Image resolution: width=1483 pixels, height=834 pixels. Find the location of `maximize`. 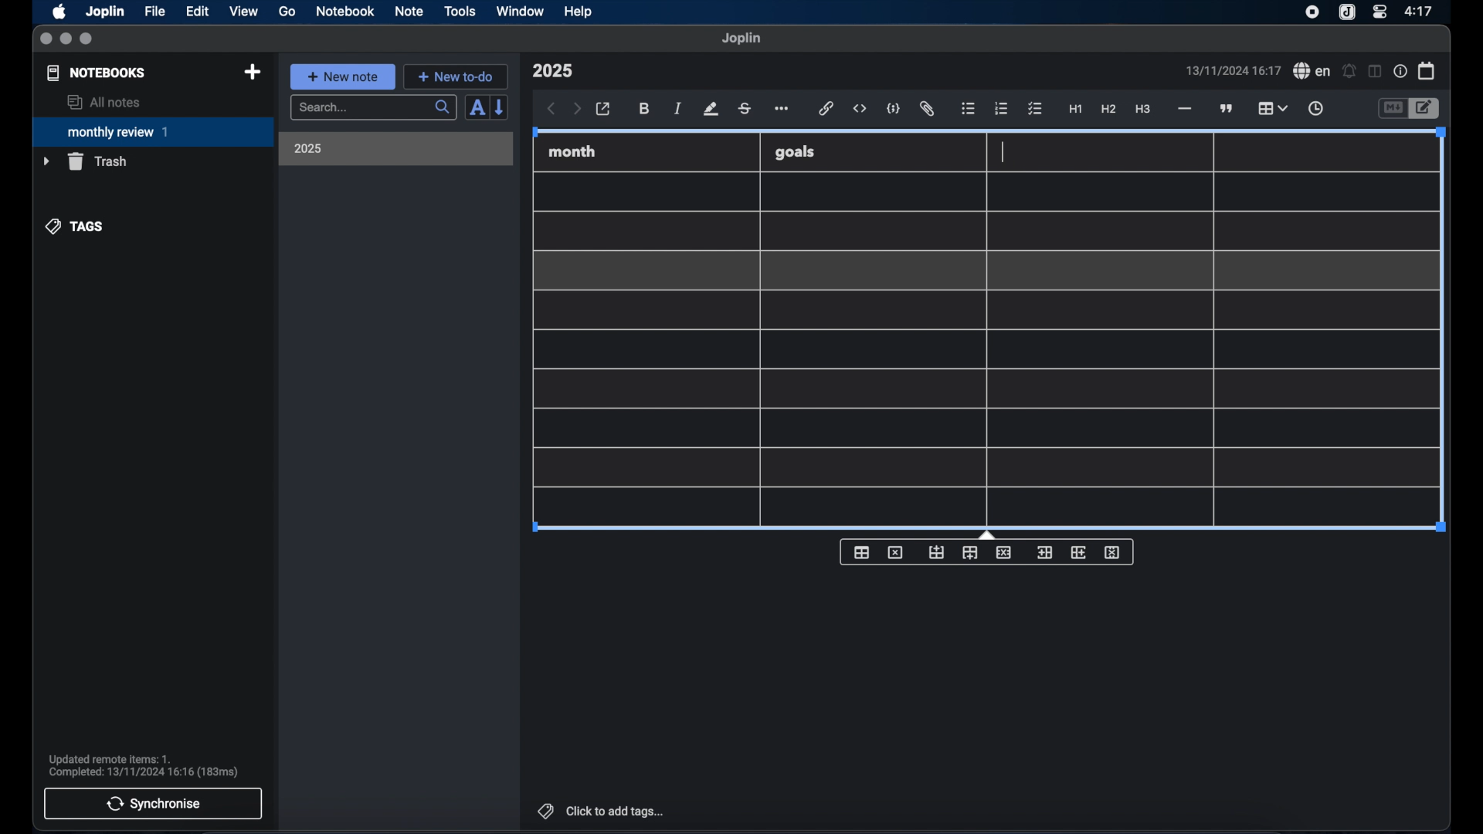

maximize is located at coordinates (87, 39).